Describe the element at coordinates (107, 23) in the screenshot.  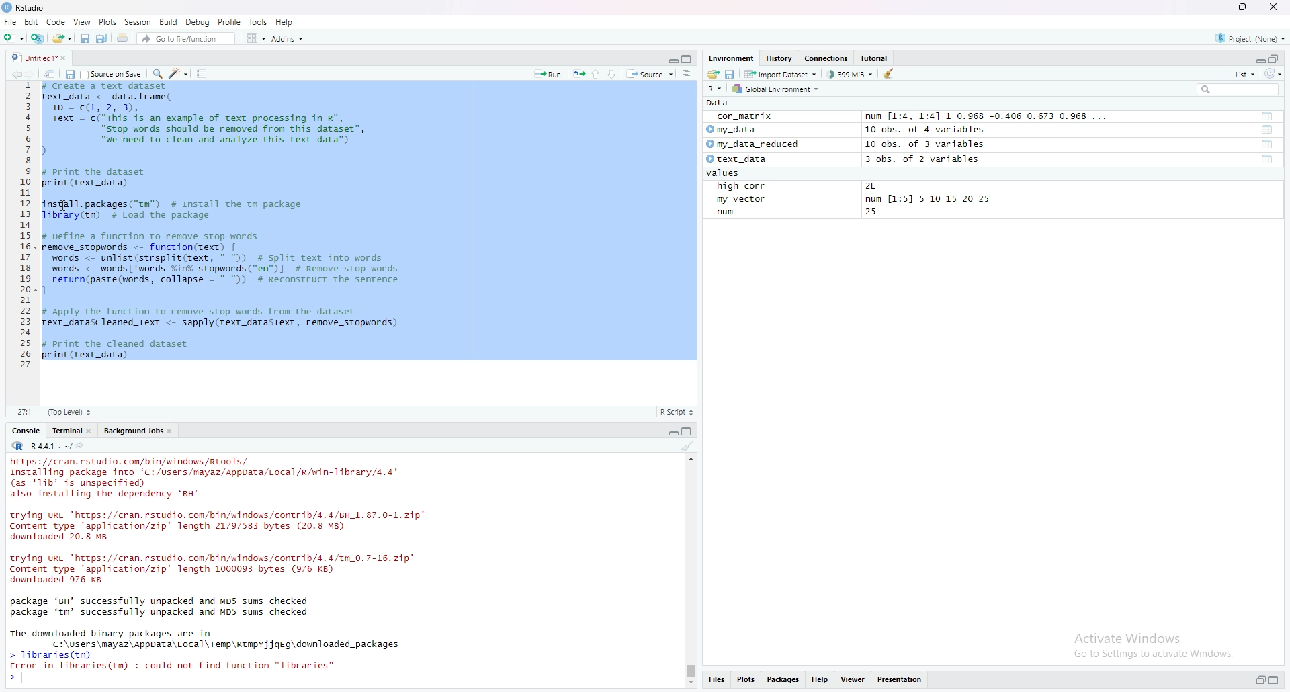
I see `plots` at that location.